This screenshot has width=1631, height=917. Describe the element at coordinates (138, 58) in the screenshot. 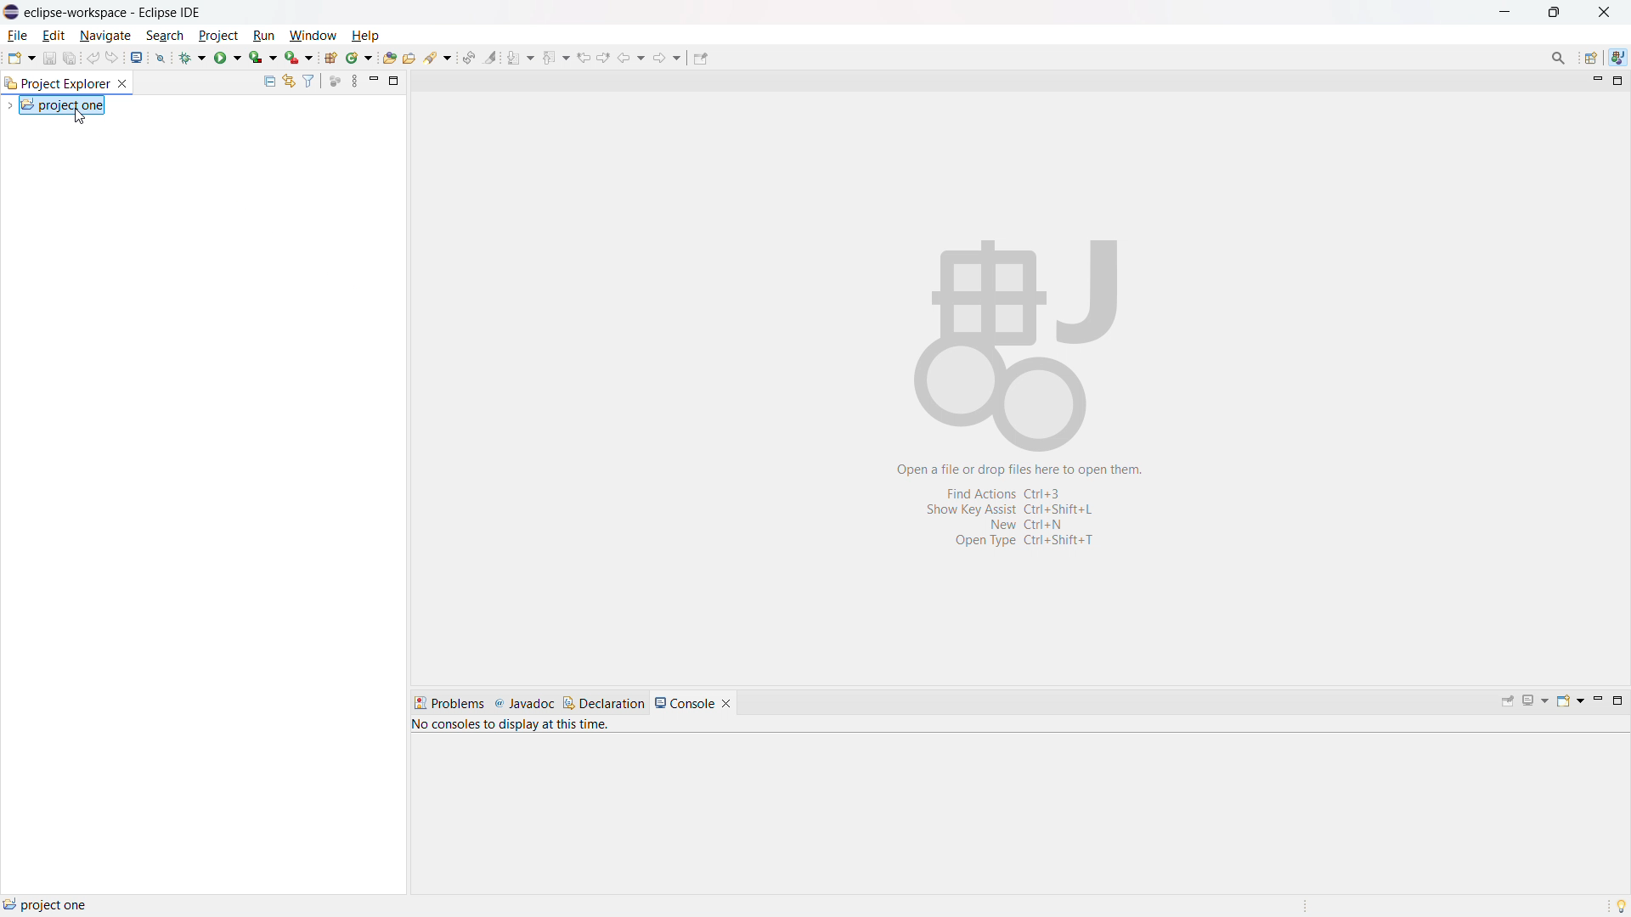

I see `open console` at that location.